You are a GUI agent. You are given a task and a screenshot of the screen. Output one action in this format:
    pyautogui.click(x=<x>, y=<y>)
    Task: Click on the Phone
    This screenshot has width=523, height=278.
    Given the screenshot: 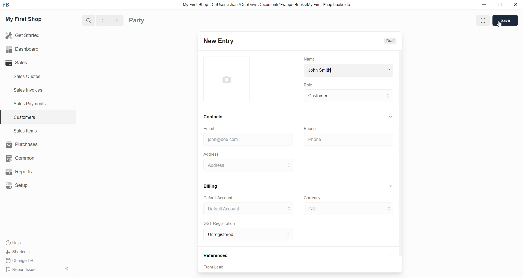 What is the action you would take?
    pyautogui.click(x=348, y=140)
    